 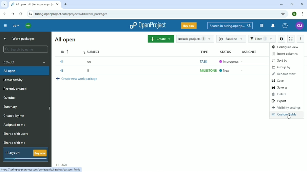 What do you see at coordinates (149, 25) in the screenshot?
I see `OpenProject` at bounding box center [149, 25].